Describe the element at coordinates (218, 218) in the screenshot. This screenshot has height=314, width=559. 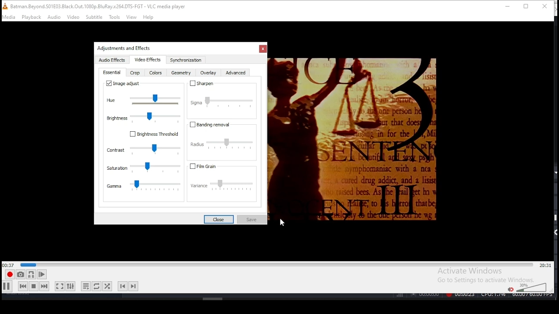
I see `close` at that location.